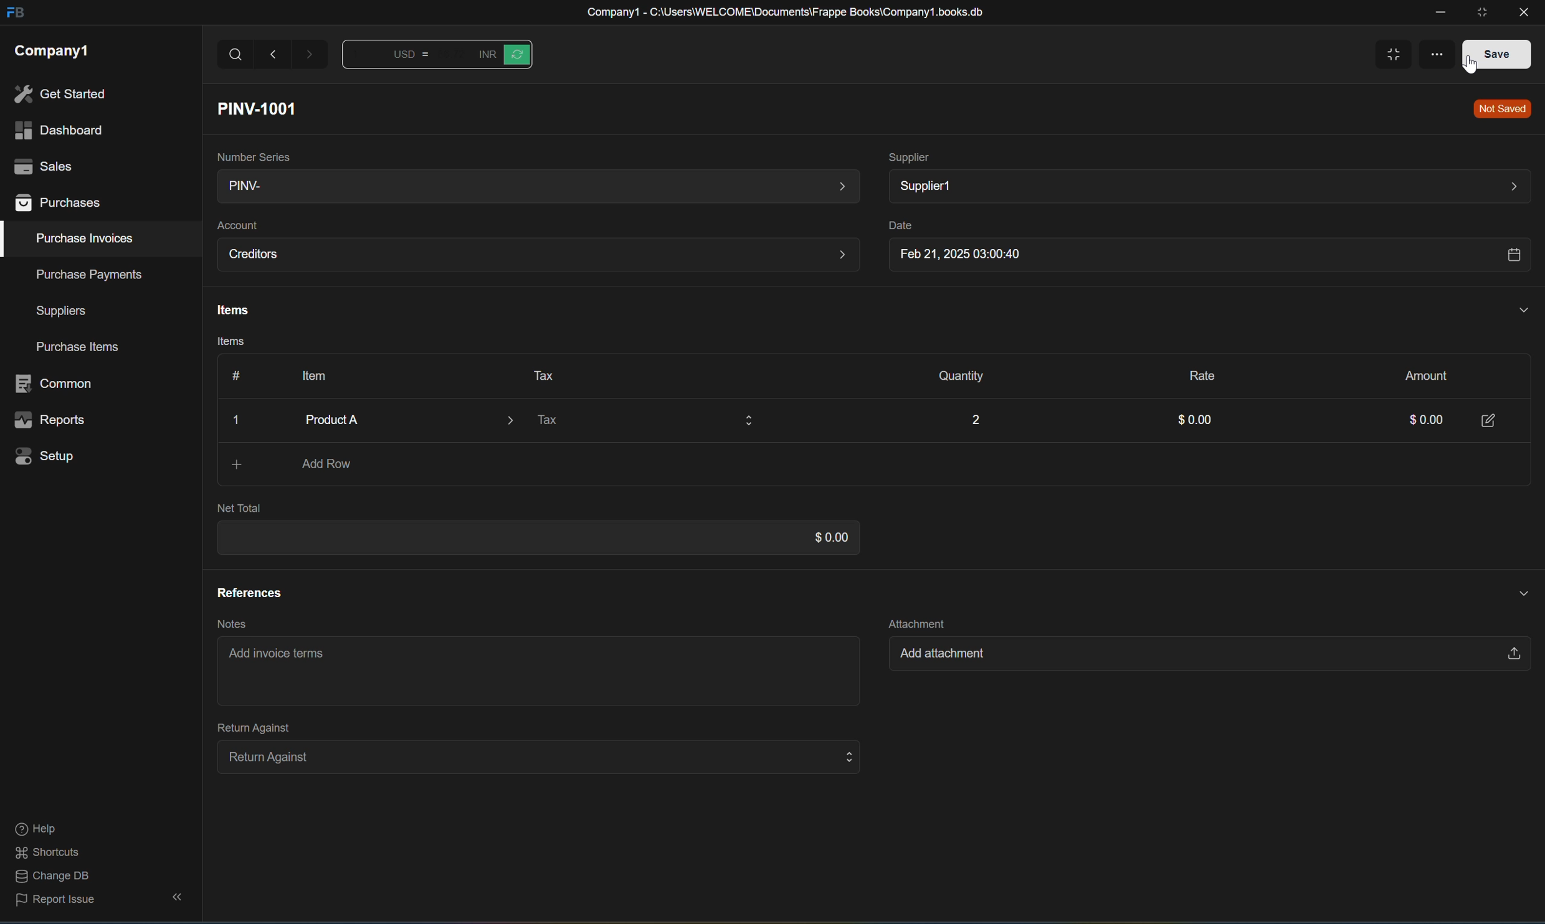  Describe the element at coordinates (247, 727) in the screenshot. I see `Return Against` at that location.